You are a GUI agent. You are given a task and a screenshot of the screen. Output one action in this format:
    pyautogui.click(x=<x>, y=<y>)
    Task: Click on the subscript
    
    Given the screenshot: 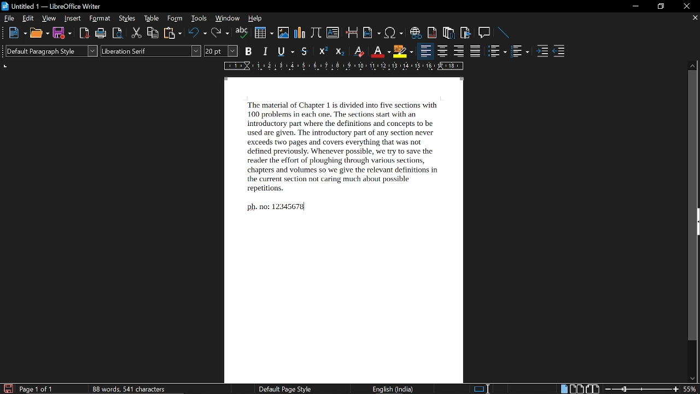 What is the action you would take?
    pyautogui.click(x=339, y=51)
    